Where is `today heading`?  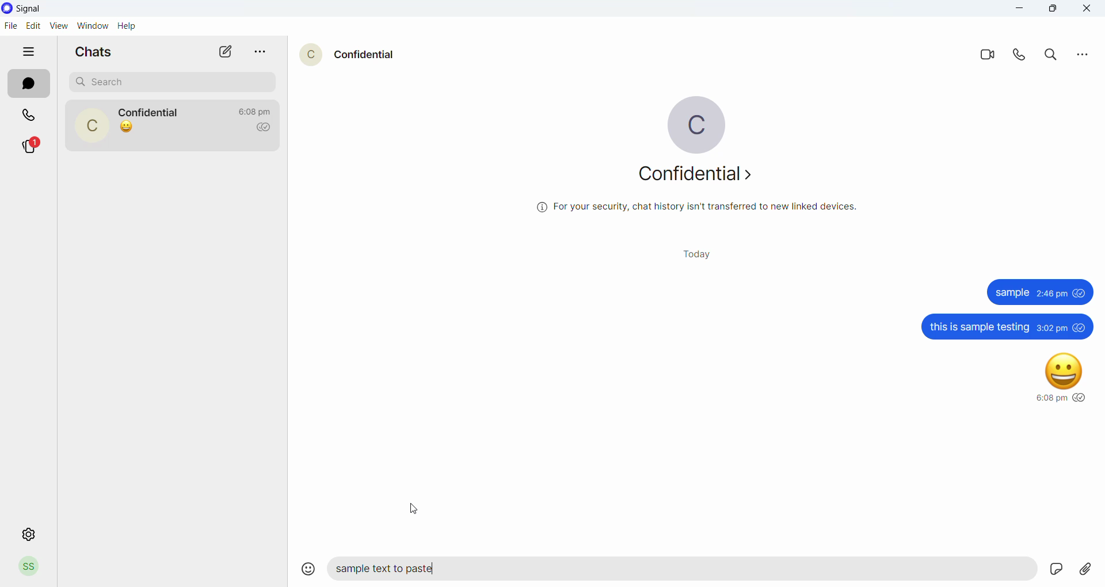 today heading is located at coordinates (702, 257).